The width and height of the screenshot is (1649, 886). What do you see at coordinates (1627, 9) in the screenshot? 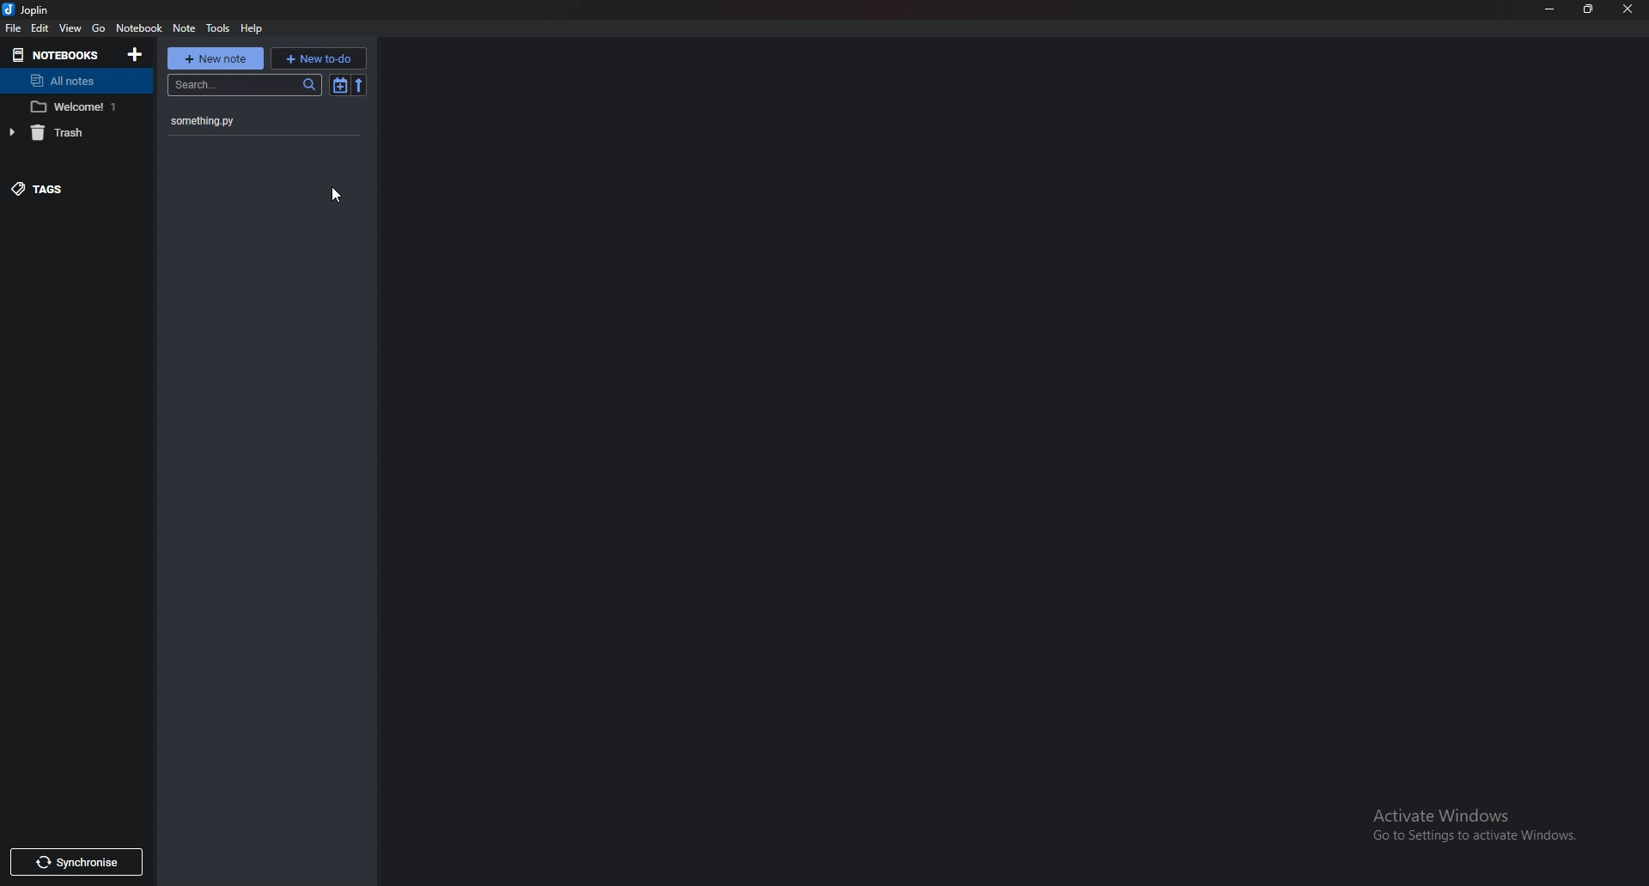
I see `close` at bounding box center [1627, 9].